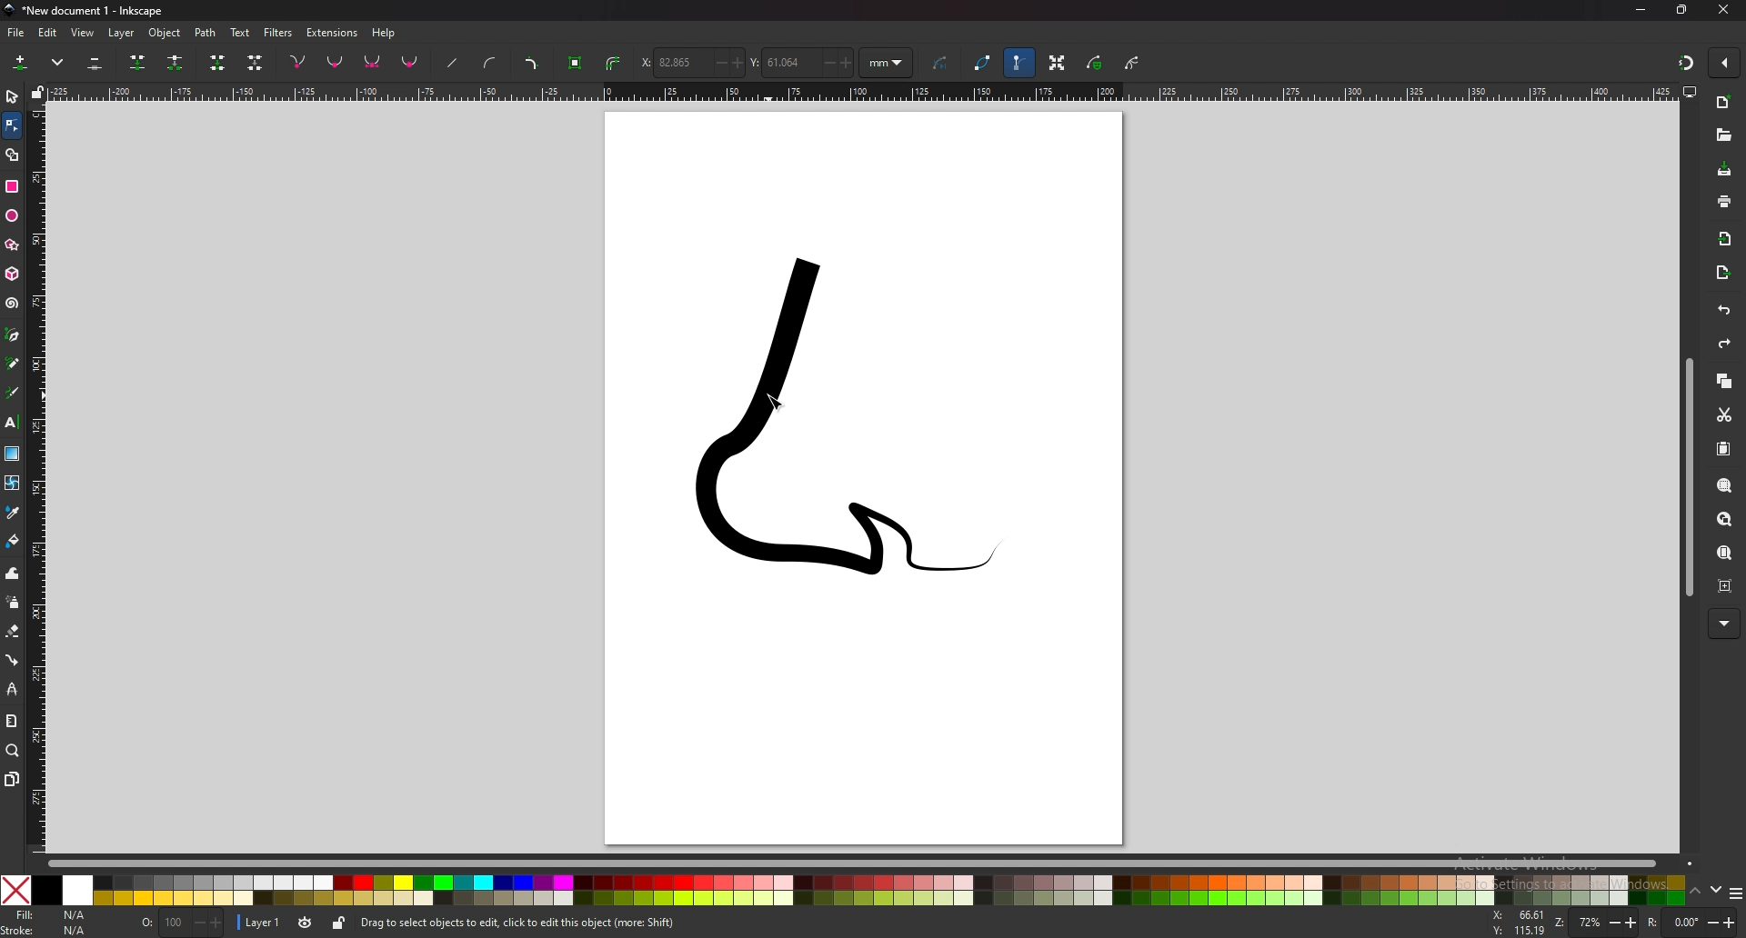 The width and height of the screenshot is (1746, 938). What do you see at coordinates (13, 364) in the screenshot?
I see `pencil` at bounding box center [13, 364].